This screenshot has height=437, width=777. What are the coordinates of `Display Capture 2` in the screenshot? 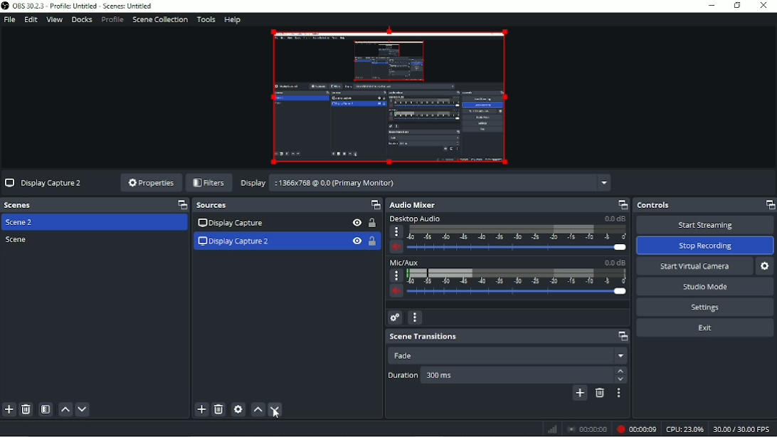 It's located at (233, 241).